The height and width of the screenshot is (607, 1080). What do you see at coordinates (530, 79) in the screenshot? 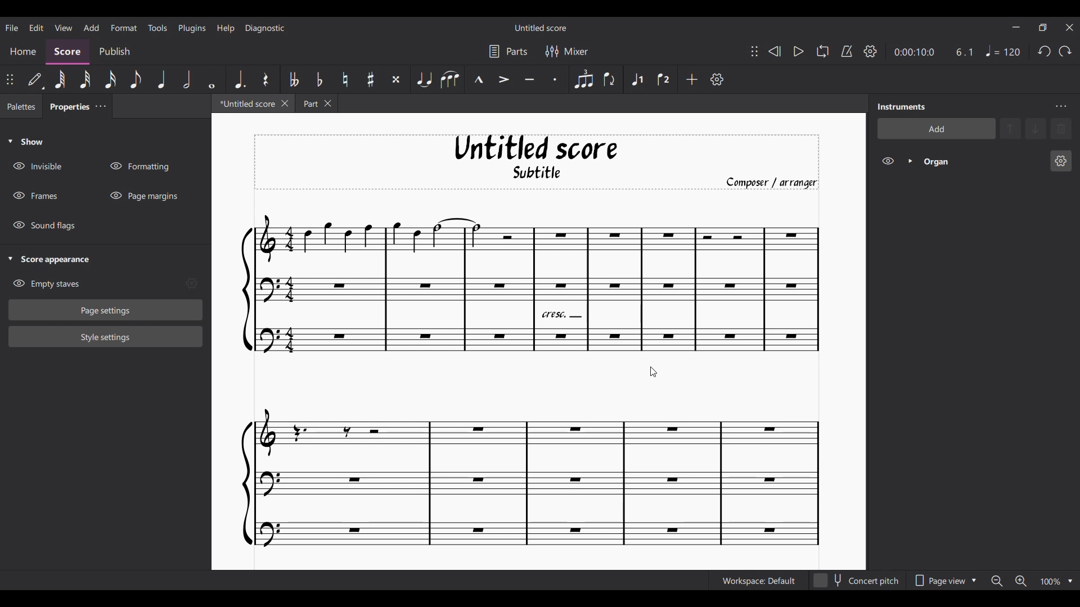
I see `Tenuto` at bounding box center [530, 79].